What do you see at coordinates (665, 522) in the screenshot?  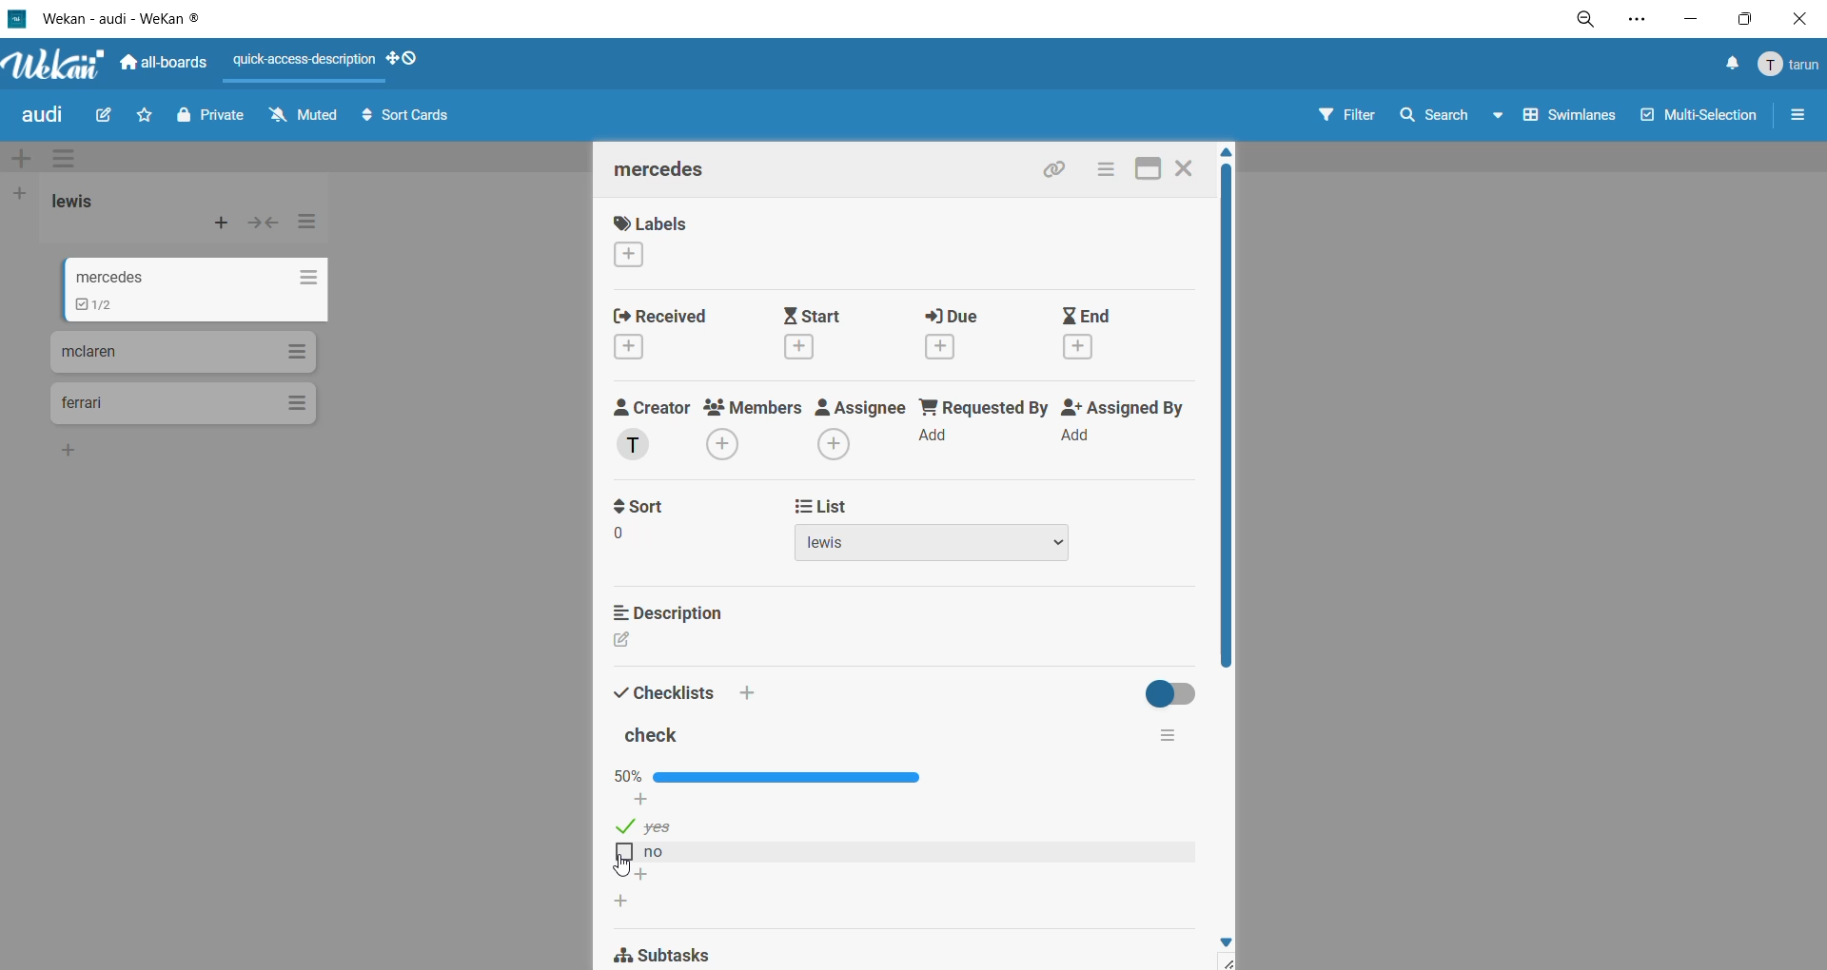 I see `sort` at bounding box center [665, 522].